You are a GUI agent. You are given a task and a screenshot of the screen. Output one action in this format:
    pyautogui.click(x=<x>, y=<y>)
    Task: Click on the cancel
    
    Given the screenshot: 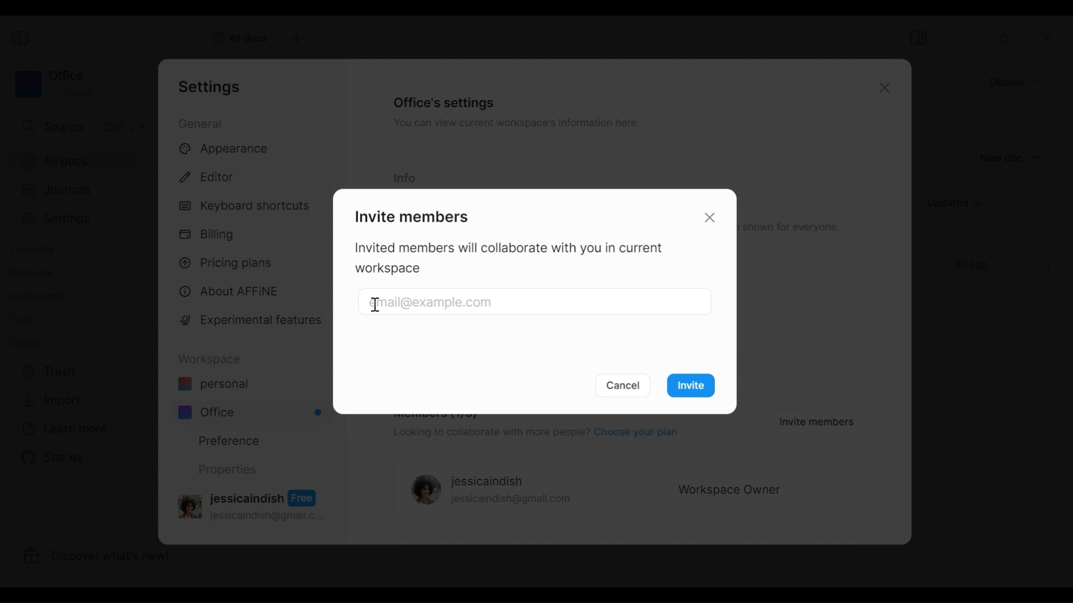 What is the action you would take?
    pyautogui.click(x=624, y=385)
    